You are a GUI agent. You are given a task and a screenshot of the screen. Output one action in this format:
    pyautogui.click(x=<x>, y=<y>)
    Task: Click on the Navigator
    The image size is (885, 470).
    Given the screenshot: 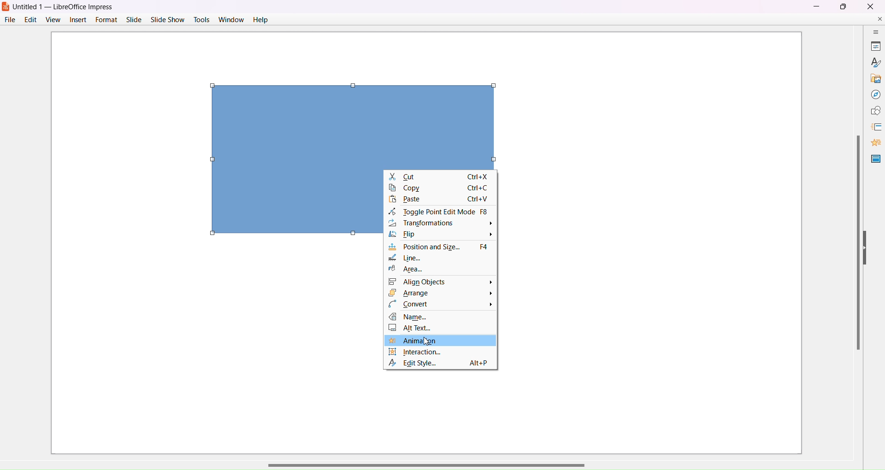 What is the action you would take?
    pyautogui.click(x=872, y=93)
    